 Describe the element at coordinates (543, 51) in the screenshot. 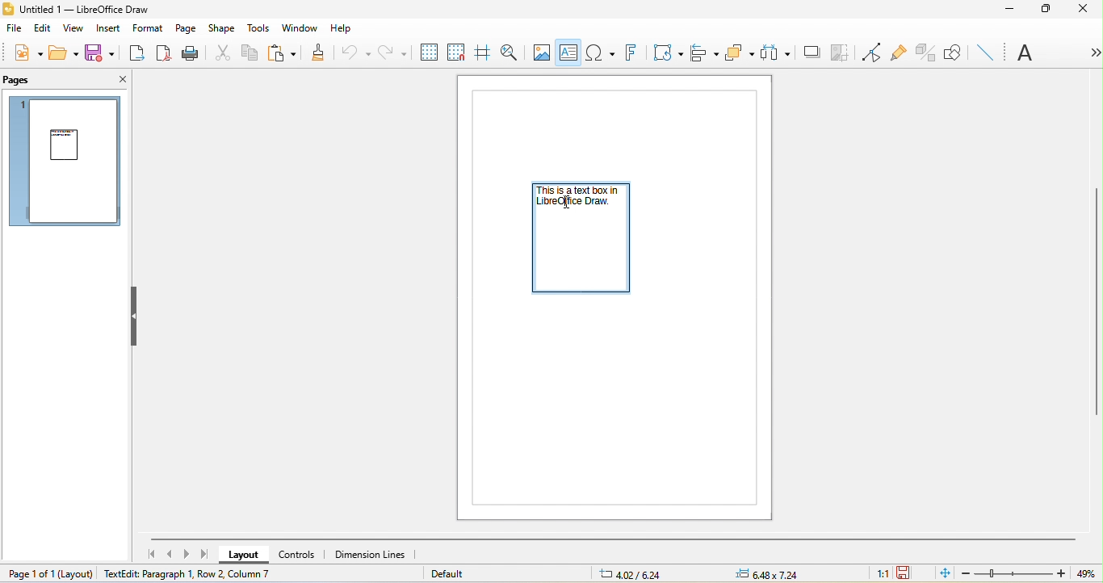

I see `image` at that location.